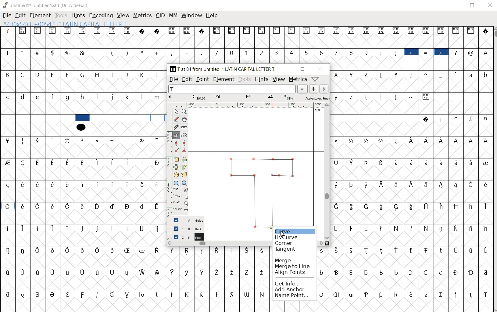  What do you see at coordinates (284, 242) in the screenshot?
I see `corner` at bounding box center [284, 242].